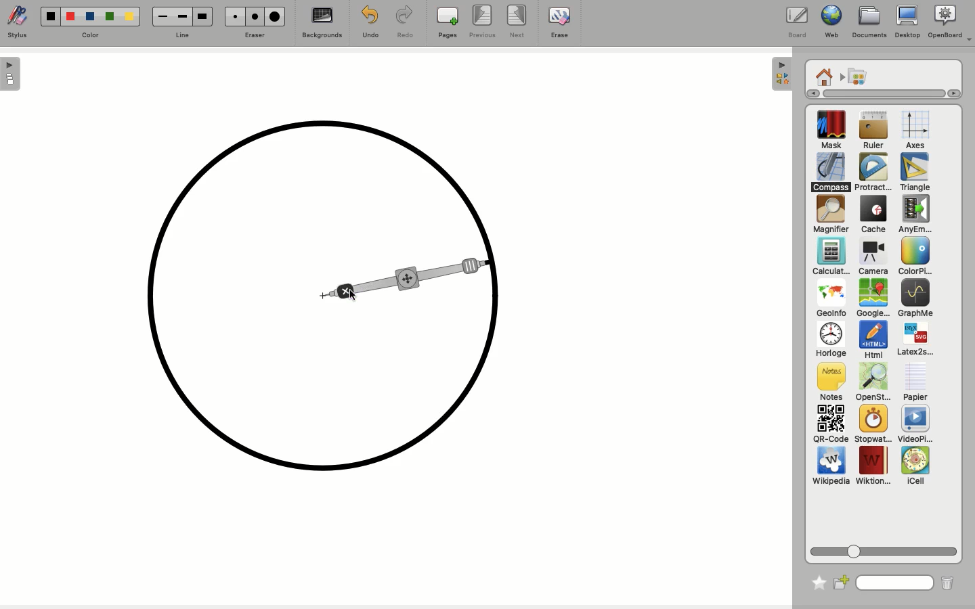 Image resolution: width=975 pixels, height=609 pixels. Describe the element at coordinates (916, 466) in the screenshot. I see `iCell` at that location.